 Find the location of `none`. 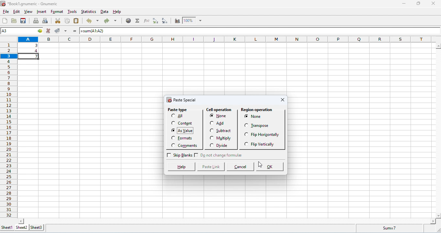

none is located at coordinates (222, 116).